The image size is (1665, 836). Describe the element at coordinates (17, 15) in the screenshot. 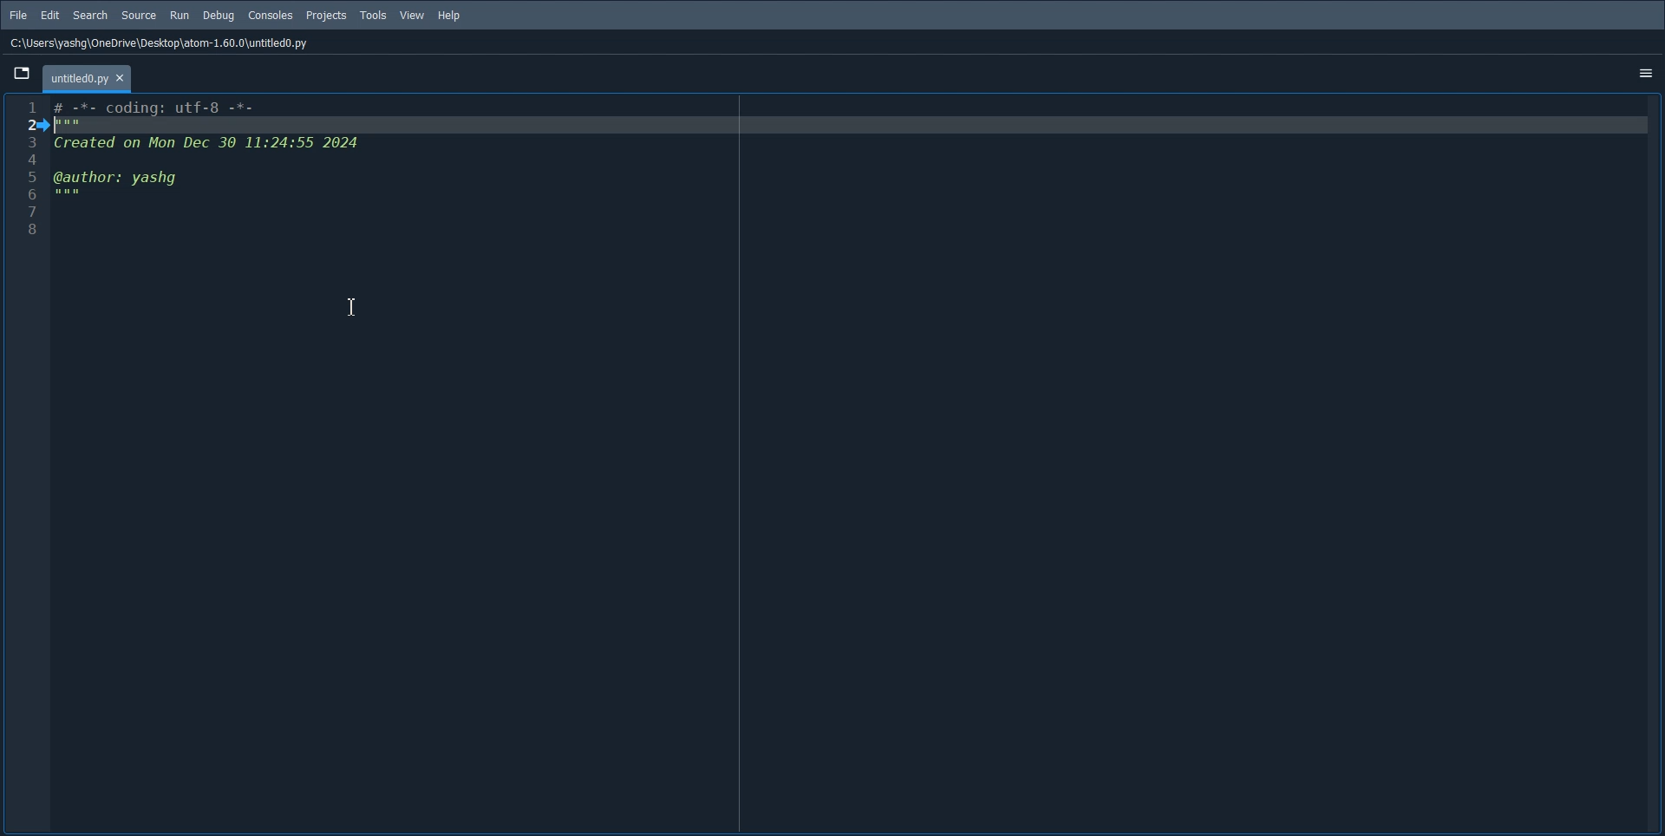

I see `File` at that location.